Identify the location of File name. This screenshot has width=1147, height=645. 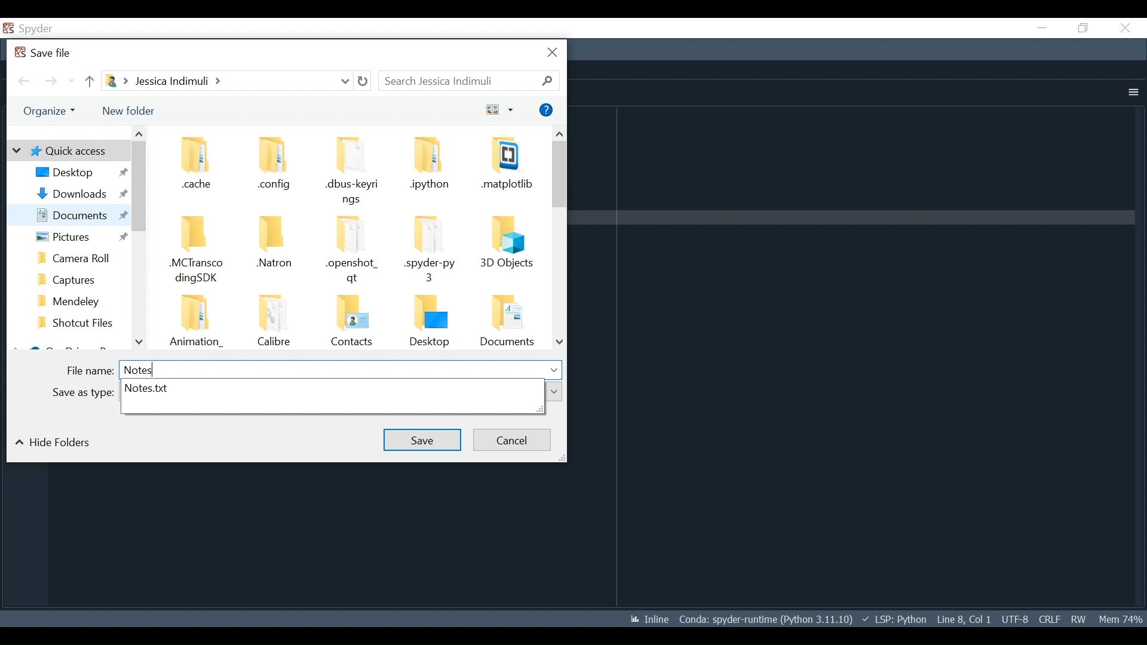
(314, 370).